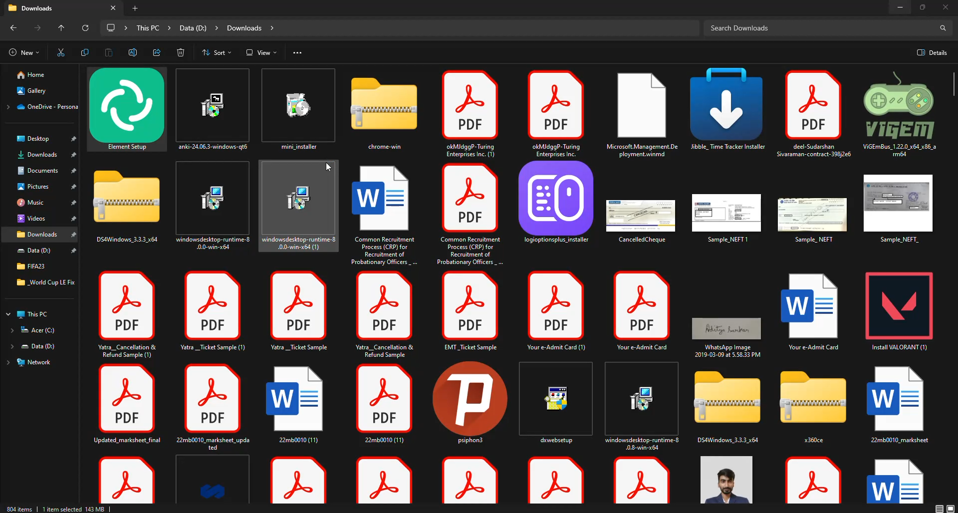  I want to click on display options, so click(946, 508).